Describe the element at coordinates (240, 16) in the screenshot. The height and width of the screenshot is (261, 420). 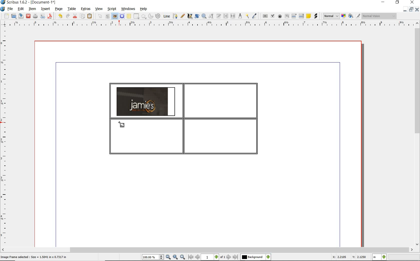
I see `measurements` at that location.